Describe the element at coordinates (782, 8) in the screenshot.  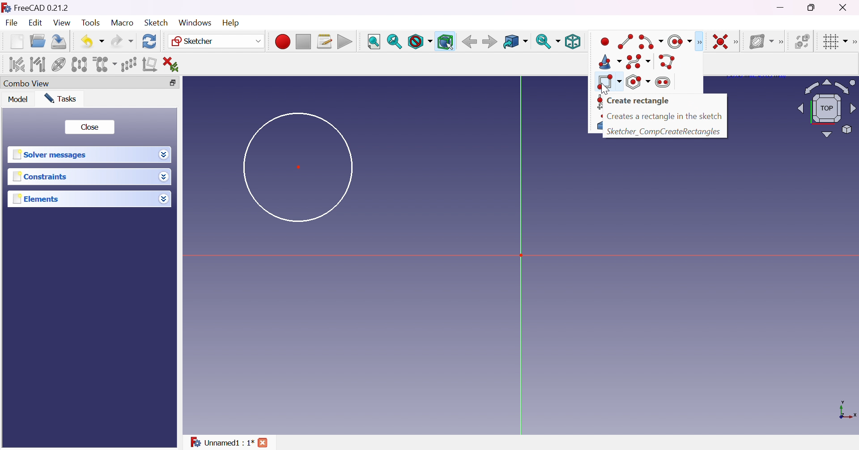
I see `Minimize` at that location.